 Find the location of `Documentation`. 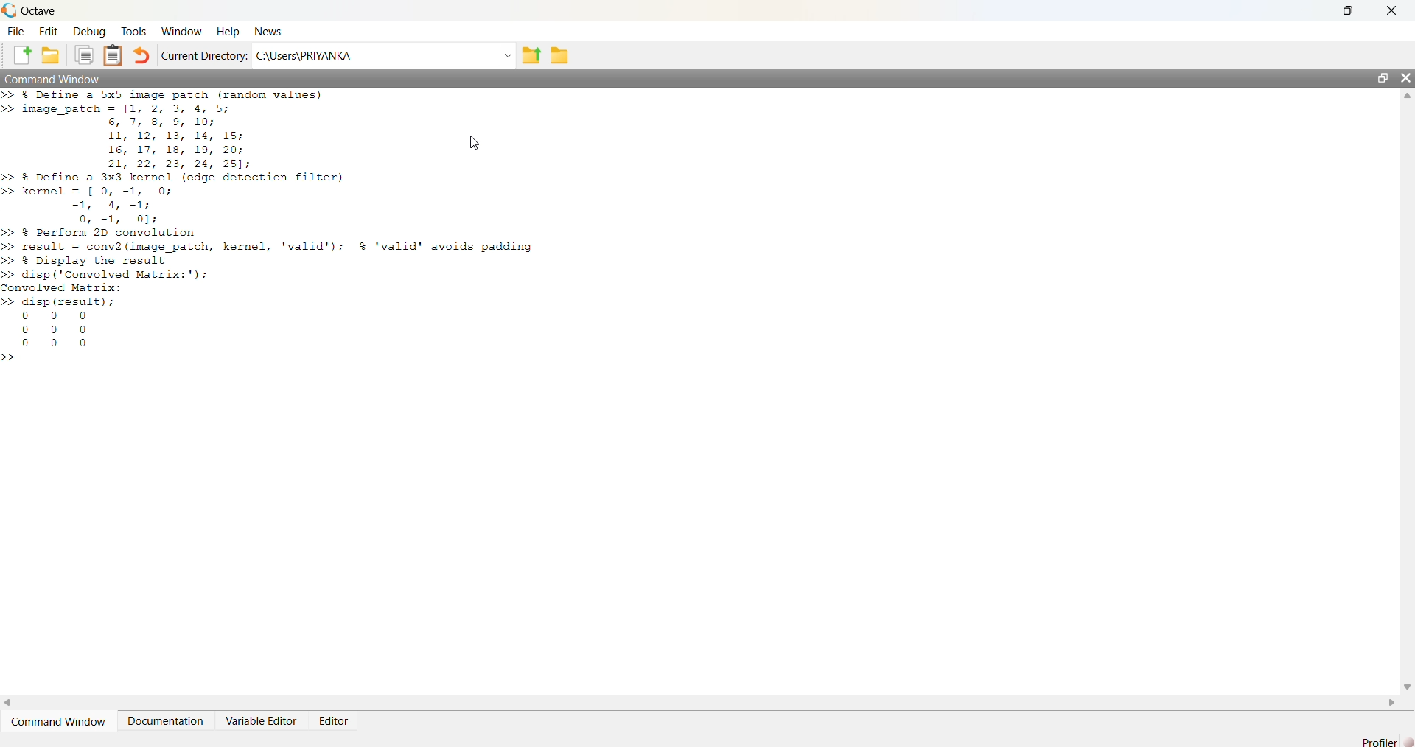

Documentation is located at coordinates (170, 719).